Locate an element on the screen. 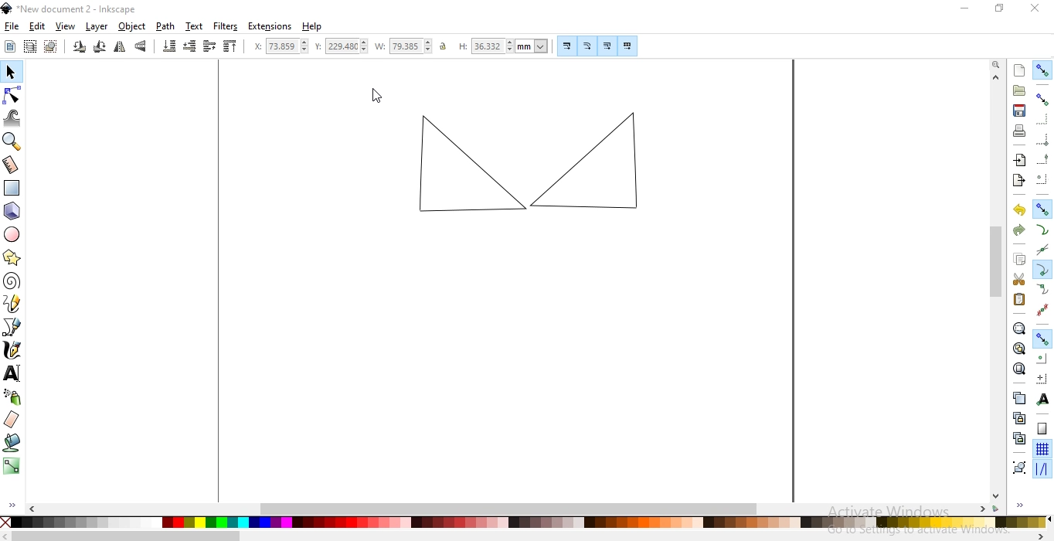 Image resolution: width=1054 pixels, height=541 pixels. snapping midpoints of bounding box edges is located at coordinates (1042, 158).